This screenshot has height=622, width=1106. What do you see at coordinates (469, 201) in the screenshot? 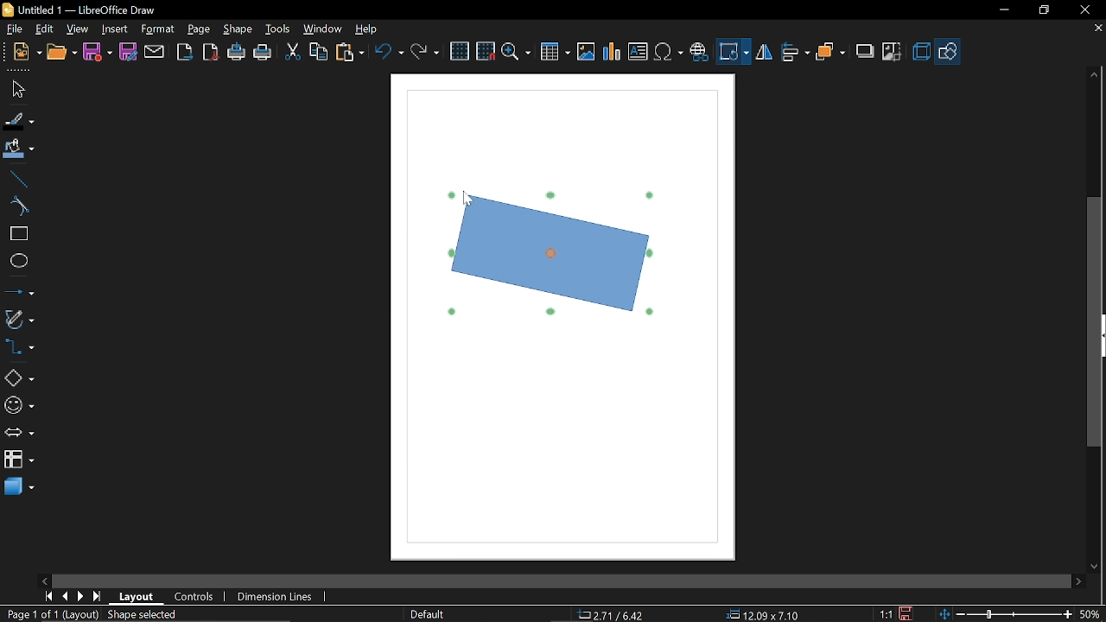
I see `Cursor` at bounding box center [469, 201].